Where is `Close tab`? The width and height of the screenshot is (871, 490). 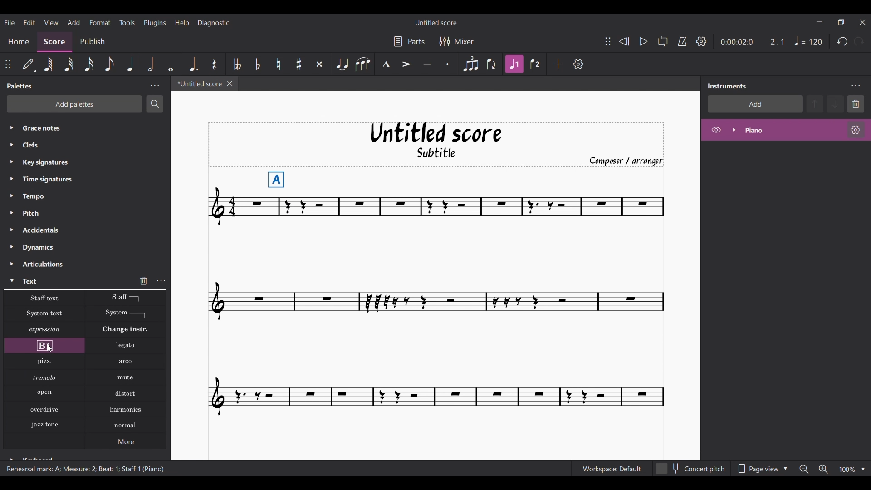 Close tab is located at coordinates (230, 83).